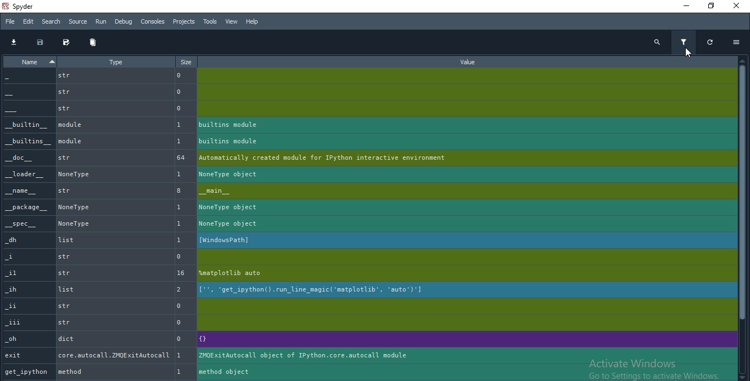 This screenshot has width=750, height=381. I want to click on filtered information, so click(367, 219).